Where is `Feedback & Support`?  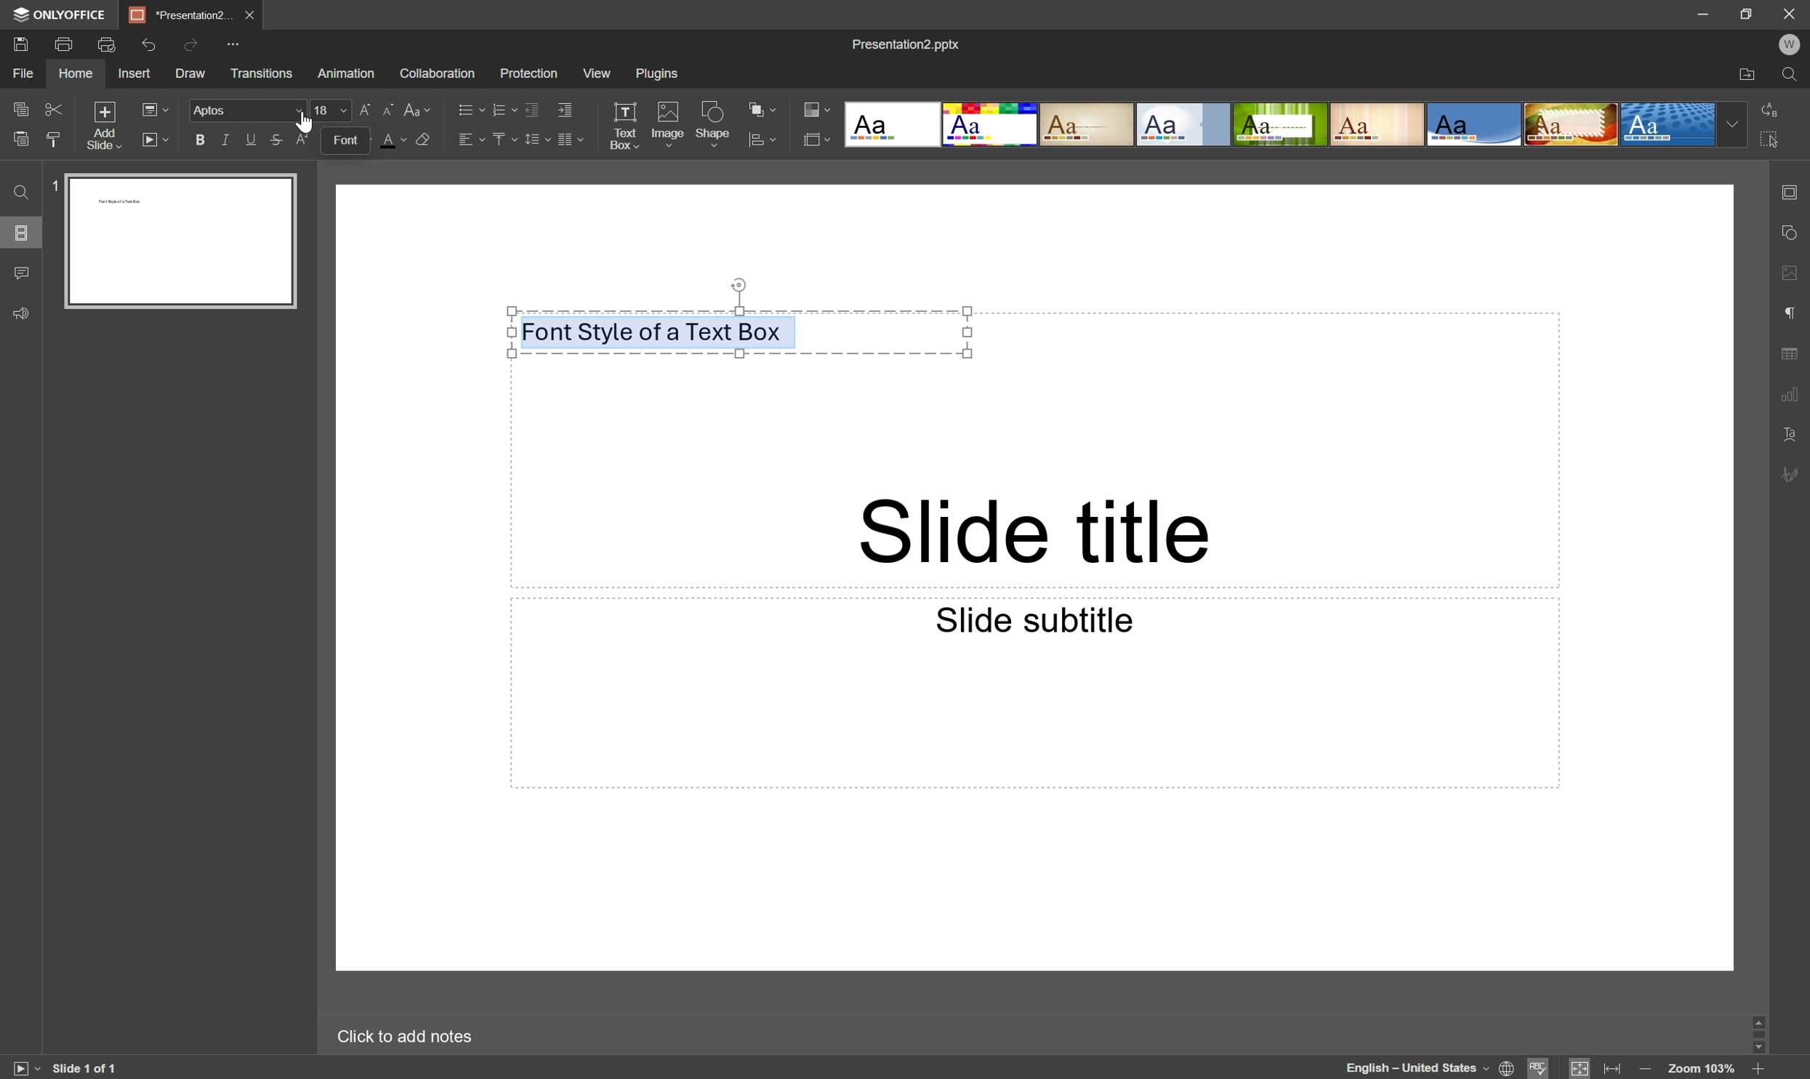 Feedback & Support is located at coordinates (22, 313).